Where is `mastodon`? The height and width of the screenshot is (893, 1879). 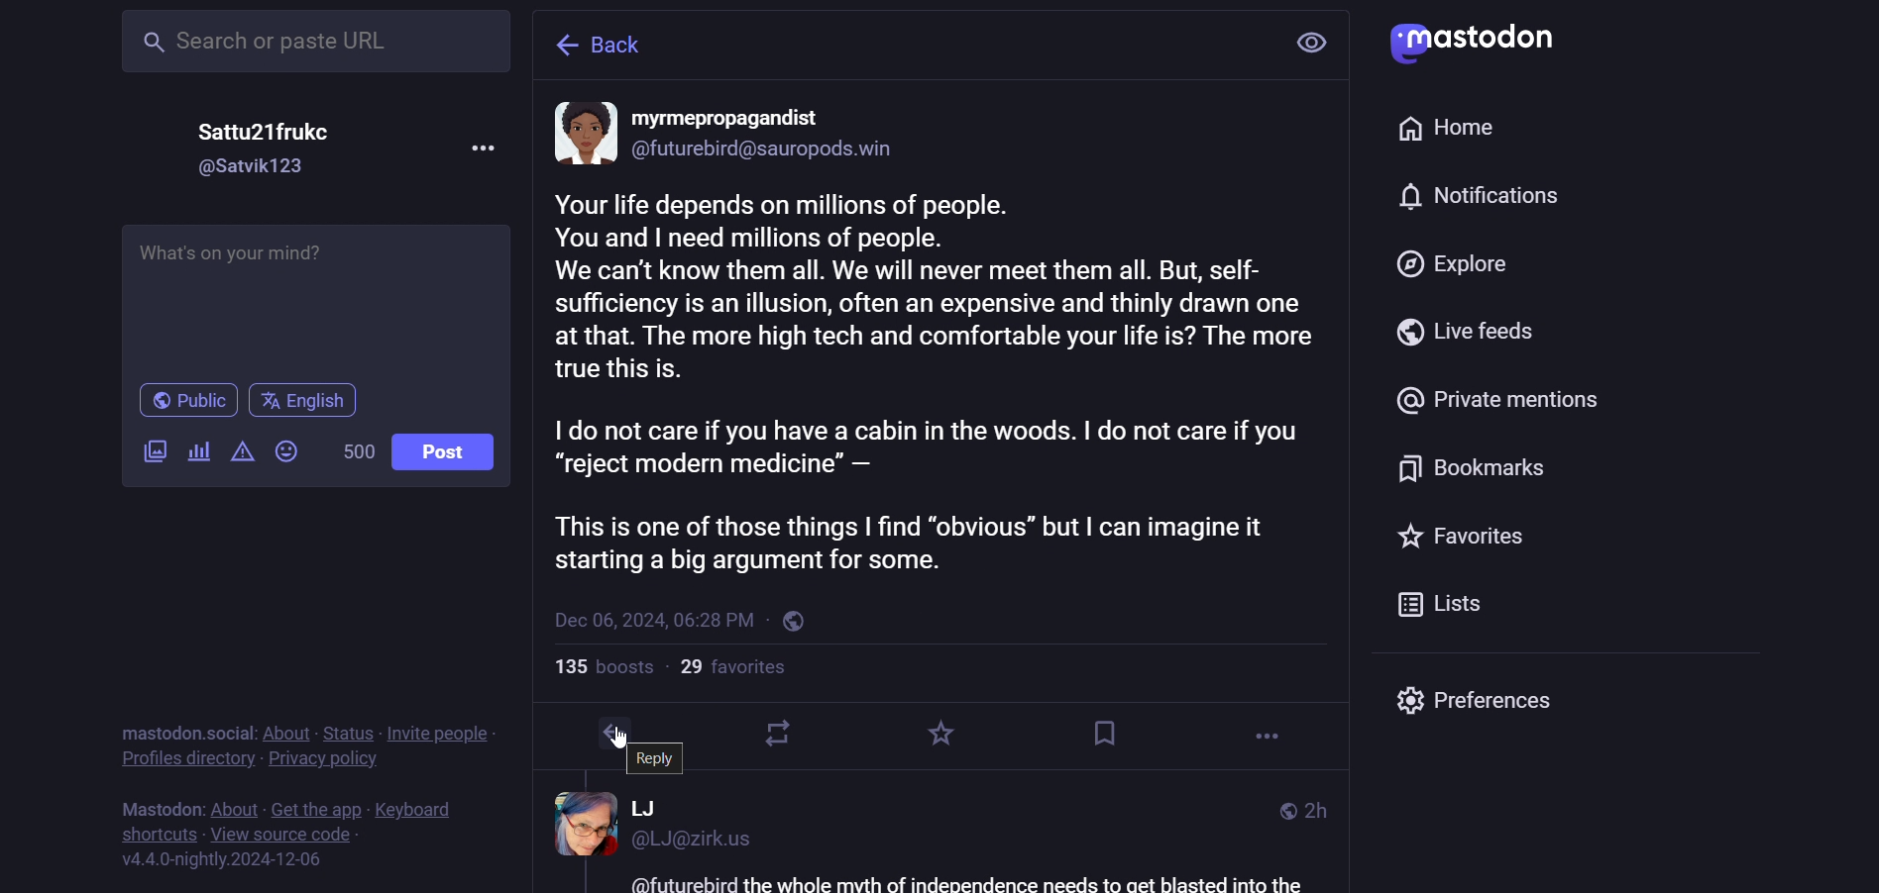
mastodon is located at coordinates (1477, 41).